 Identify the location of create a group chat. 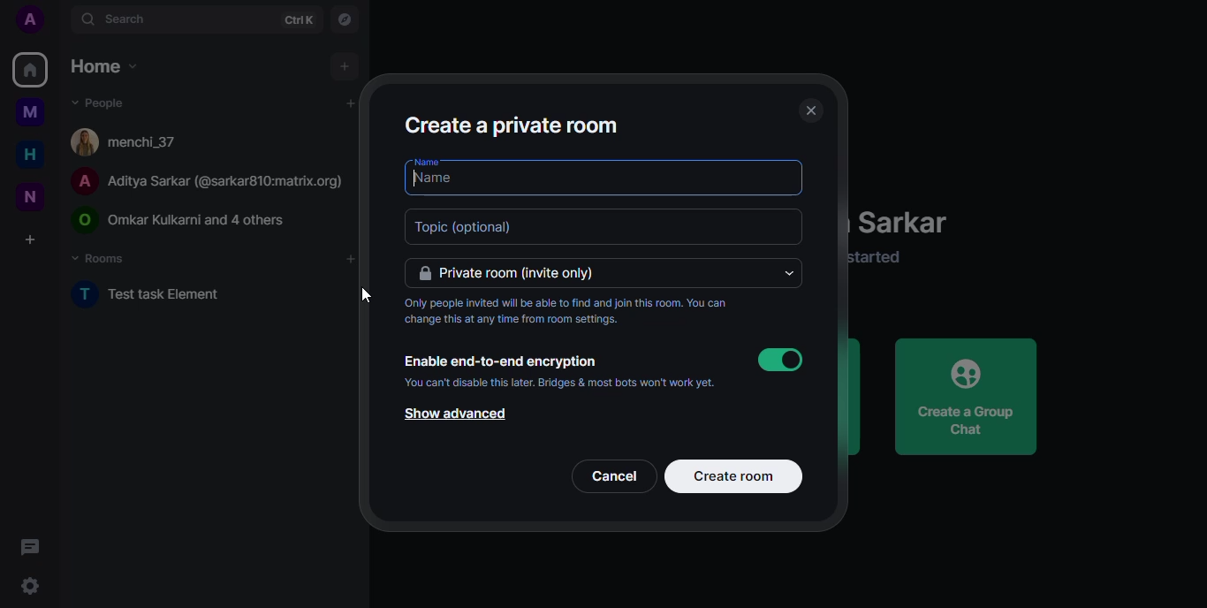
(975, 399).